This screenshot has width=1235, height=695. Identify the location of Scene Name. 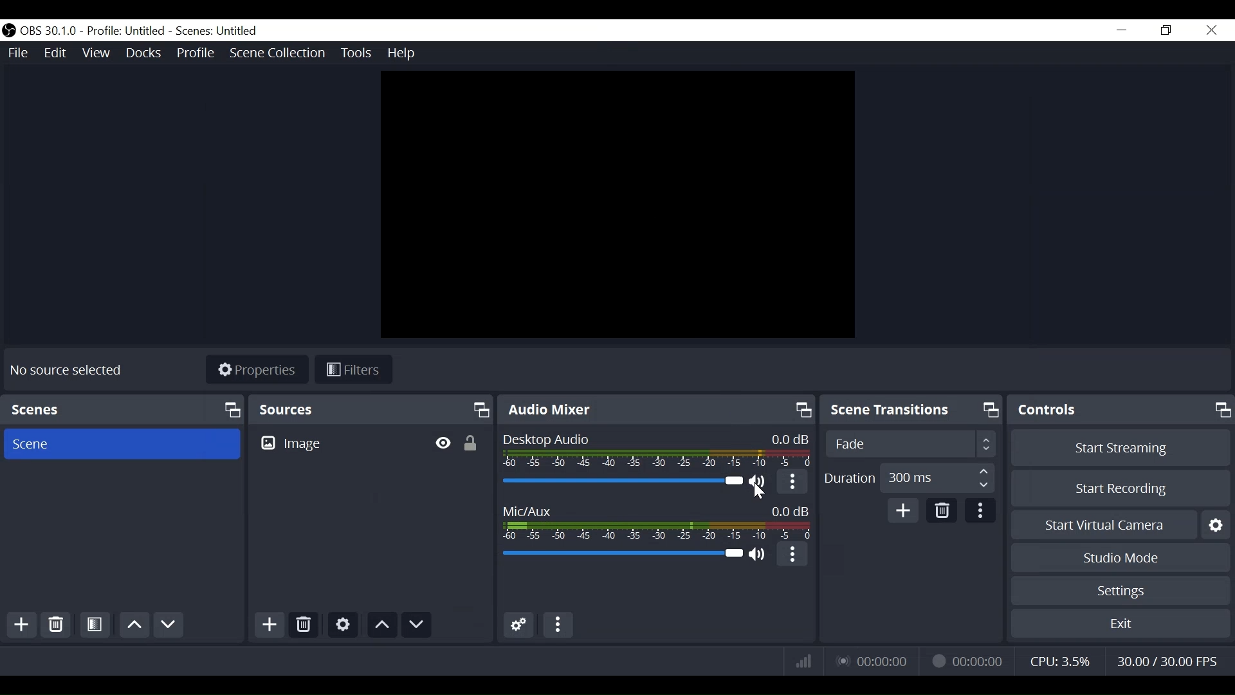
(221, 31).